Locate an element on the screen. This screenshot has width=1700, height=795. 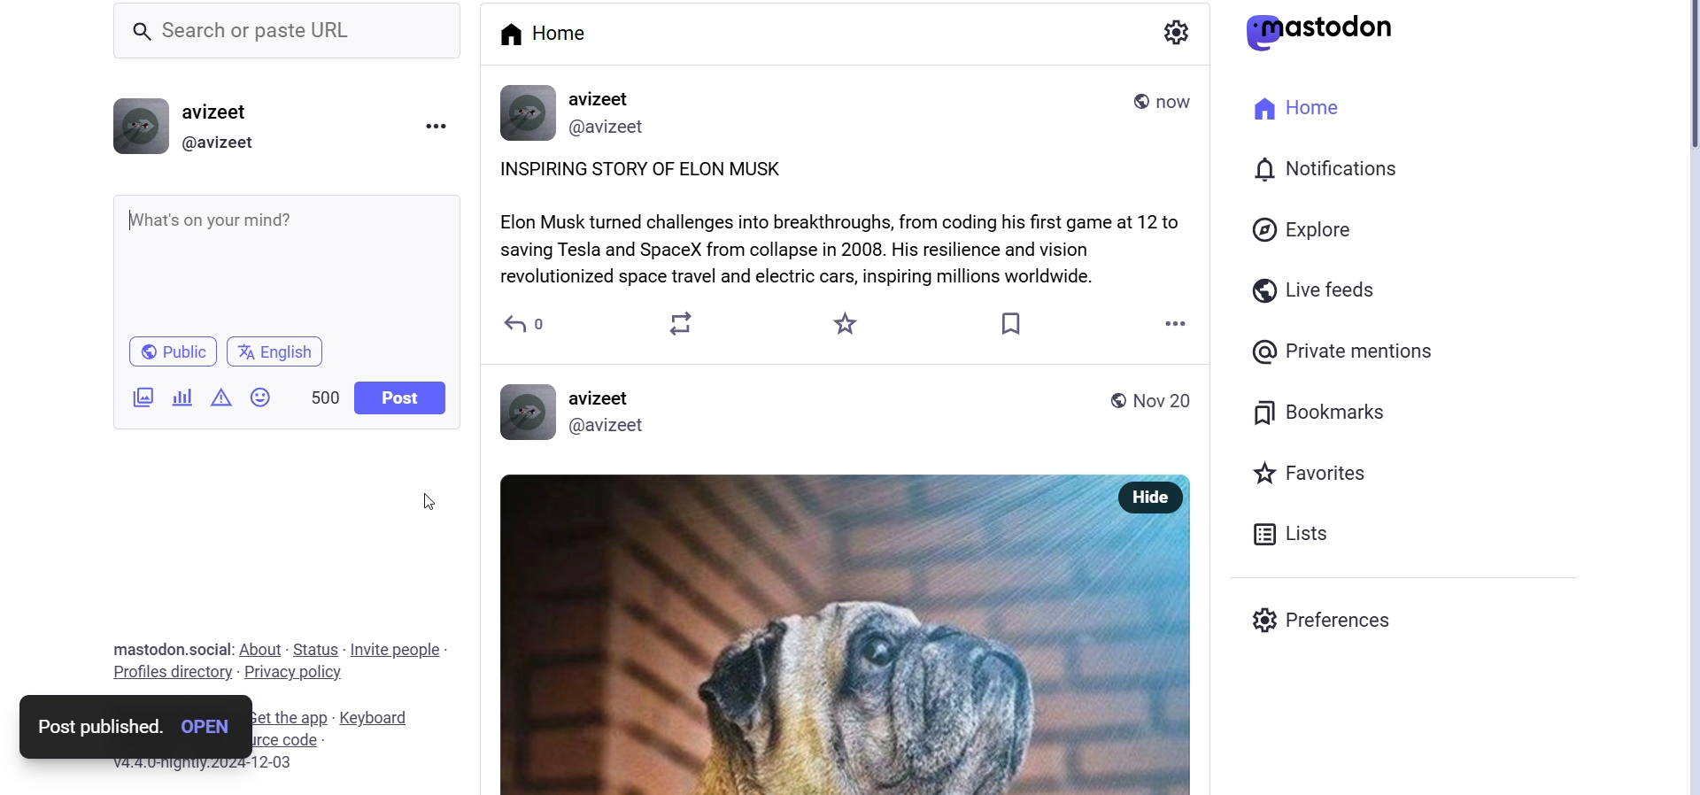
home is located at coordinates (1299, 109).